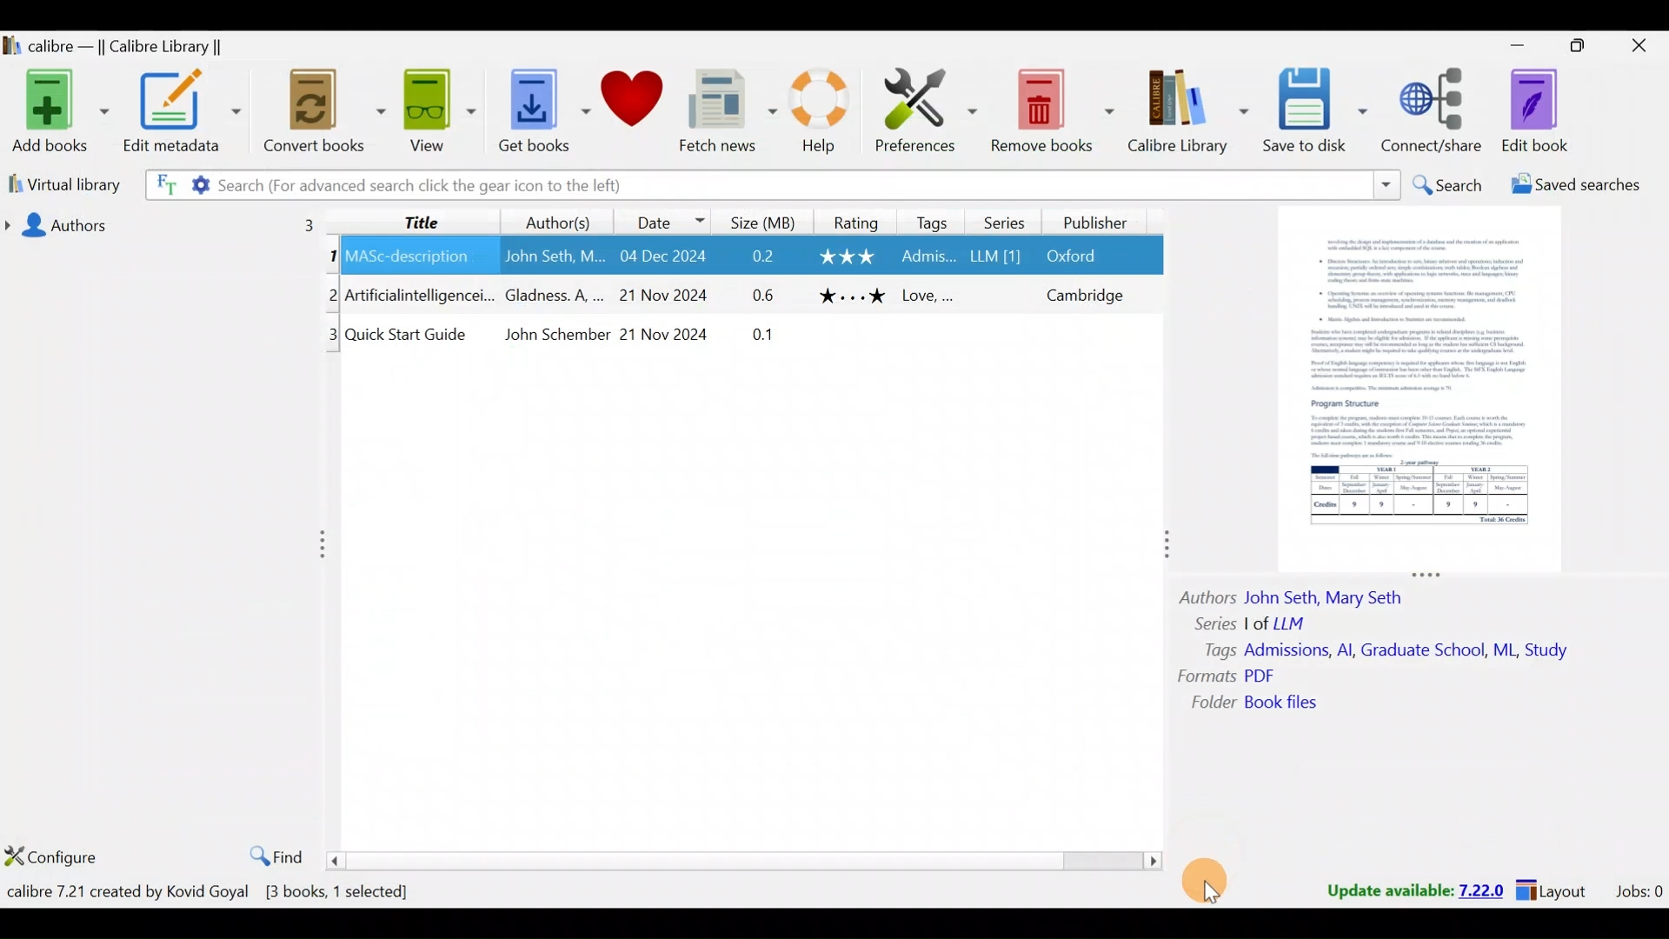 This screenshot has height=939, width=1669. Describe the element at coordinates (1264, 674) in the screenshot. I see `` at that location.